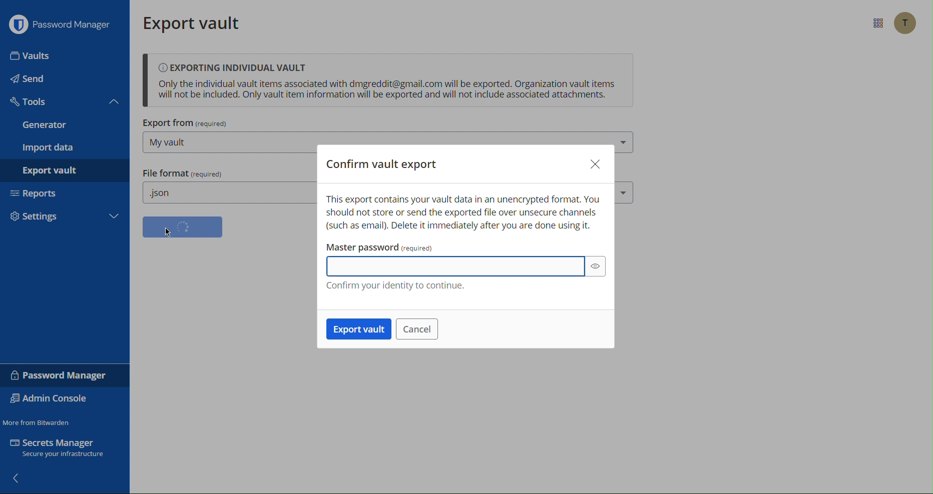  What do you see at coordinates (381, 165) in the screenshot?
I see `Confirm vault export` at bounding box center [381, 165].